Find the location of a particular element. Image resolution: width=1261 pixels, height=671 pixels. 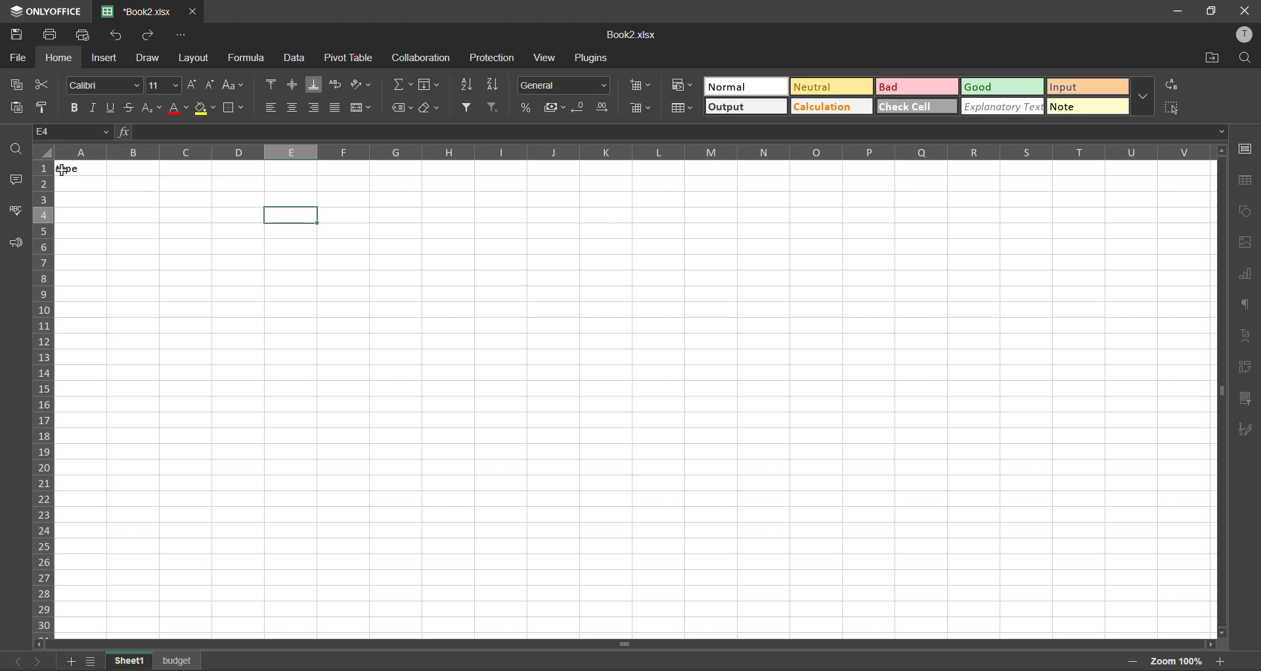

cell address is located at coordinates (74, 133).